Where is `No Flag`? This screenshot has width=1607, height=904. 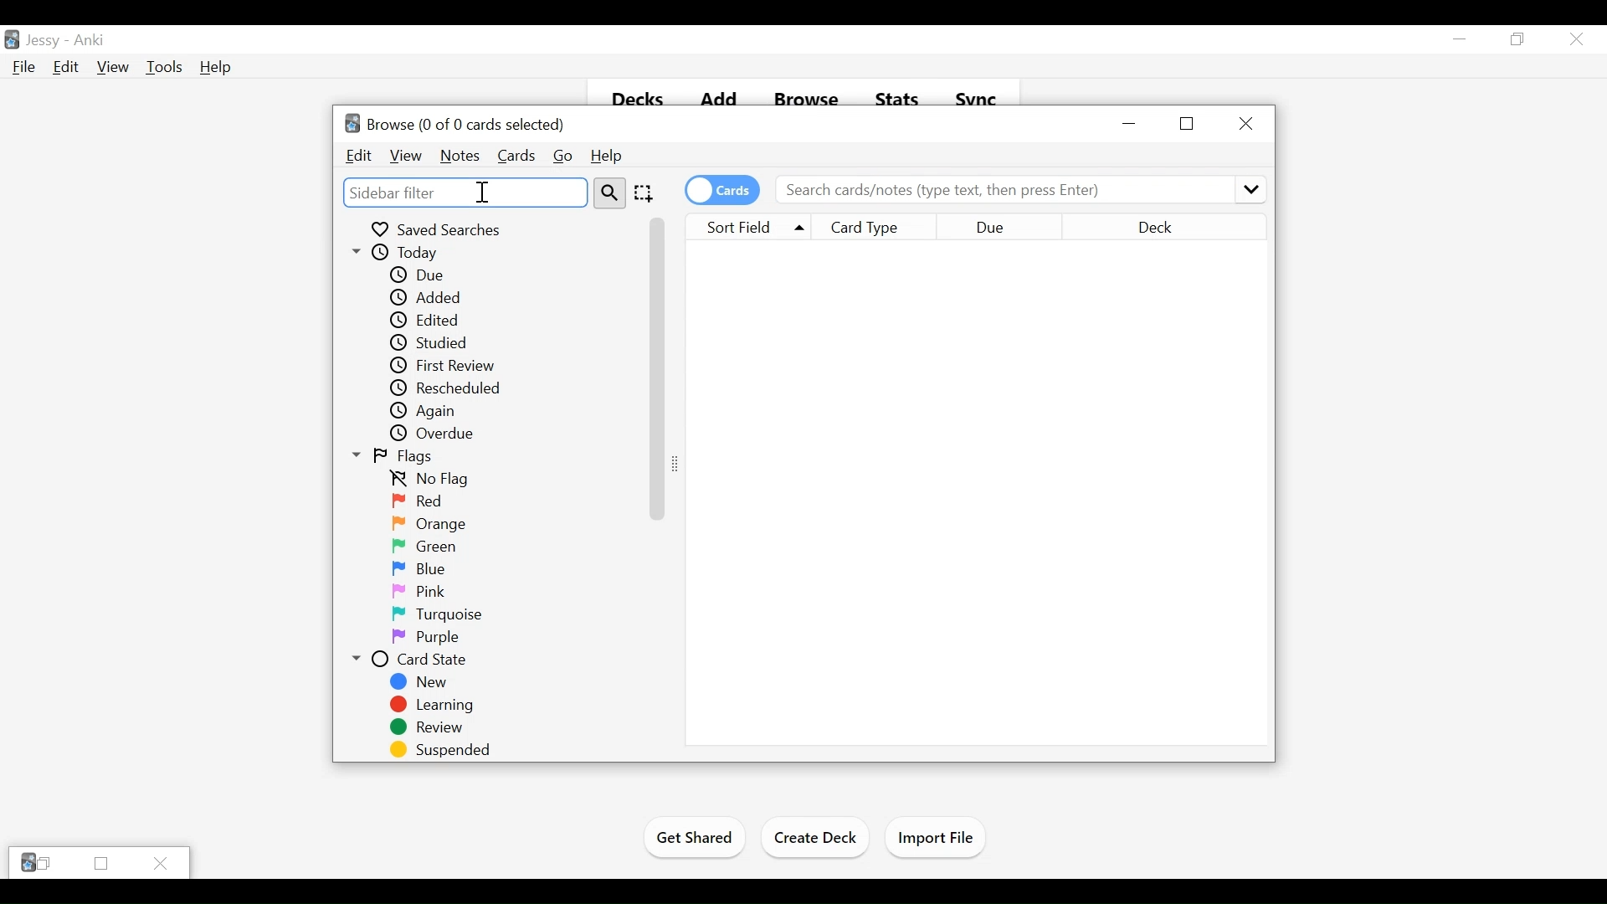
No Flag is located at coordinates (433, 479).